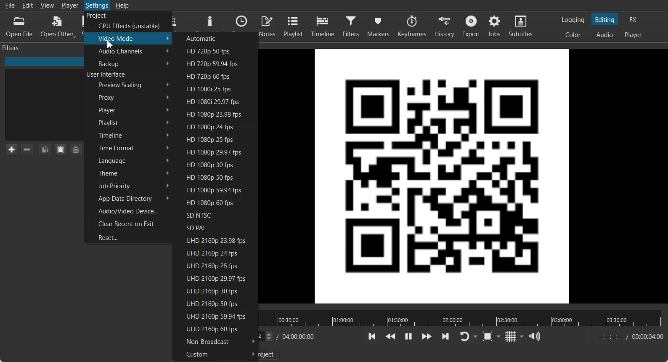 The height and width of the screenshot is (362, 668). Describe the element at coordinates (128, 148) in the screenshot. I see `Time Format` at that location.